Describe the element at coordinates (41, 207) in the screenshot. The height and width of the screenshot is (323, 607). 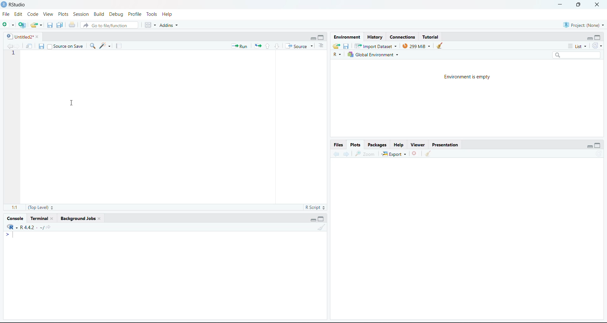
I see `(Top level)` at that location.